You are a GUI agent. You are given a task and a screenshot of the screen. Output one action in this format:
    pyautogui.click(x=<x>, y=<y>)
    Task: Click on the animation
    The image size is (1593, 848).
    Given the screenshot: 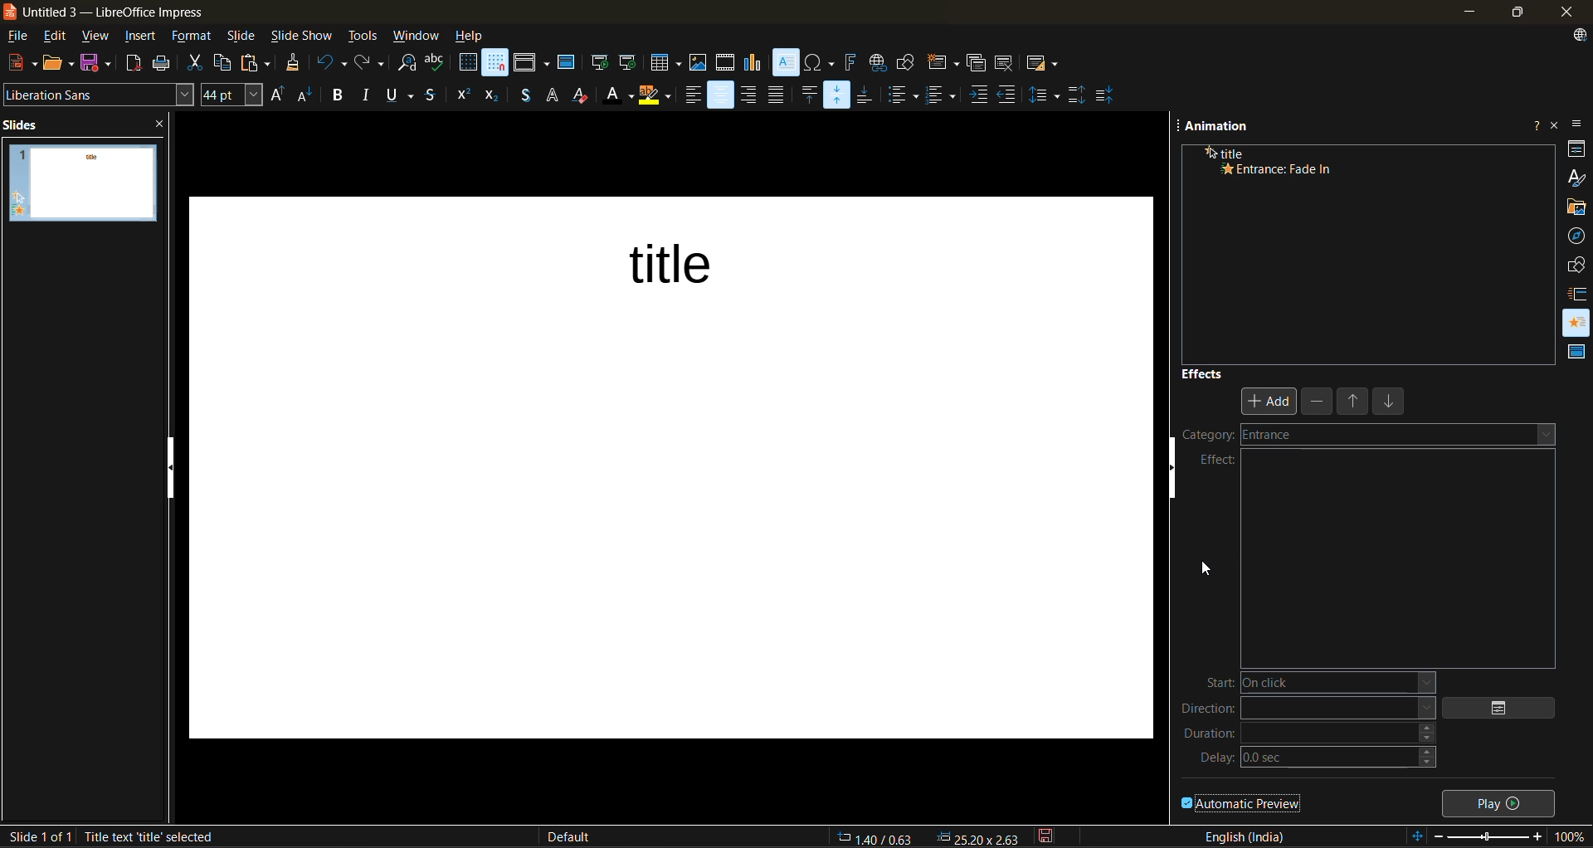 What is the action you would take?
    pyautogui.click(x=1577, y=319)
    